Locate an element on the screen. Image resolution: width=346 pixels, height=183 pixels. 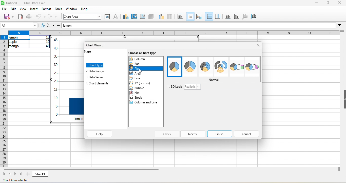
formula is located at coordinates (58, 26).